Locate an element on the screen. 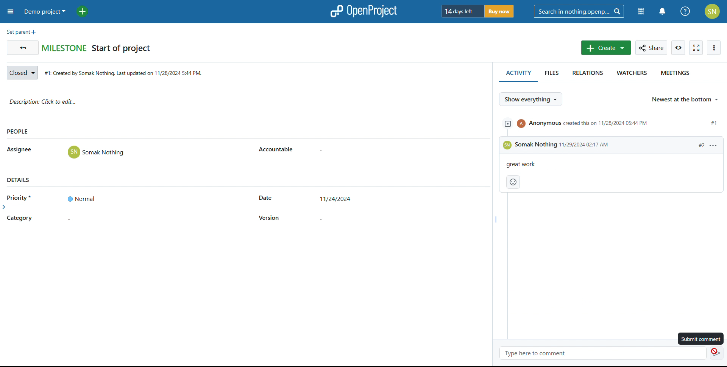  watchers is located at coordinates (630, 75).